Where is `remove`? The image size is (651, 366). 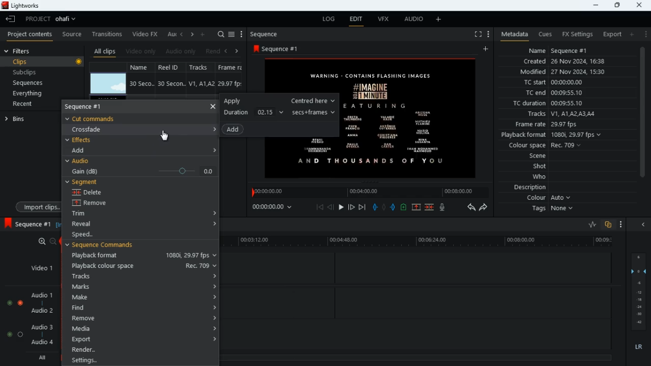 remove is located at coordinates (98, 203).